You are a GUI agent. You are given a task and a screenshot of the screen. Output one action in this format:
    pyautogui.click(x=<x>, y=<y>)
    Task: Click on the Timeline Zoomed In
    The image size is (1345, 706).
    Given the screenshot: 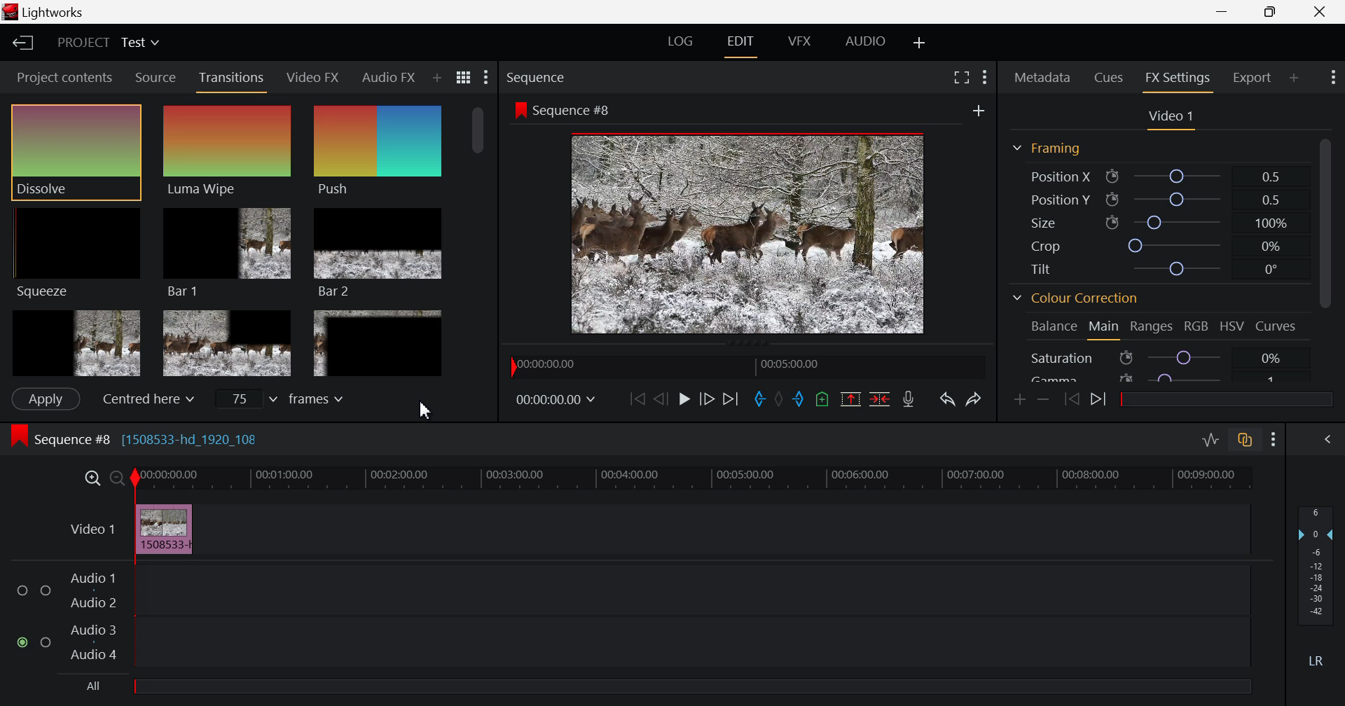 What is the action you would take?
    pyautogui.click(x=92, y=480)
    